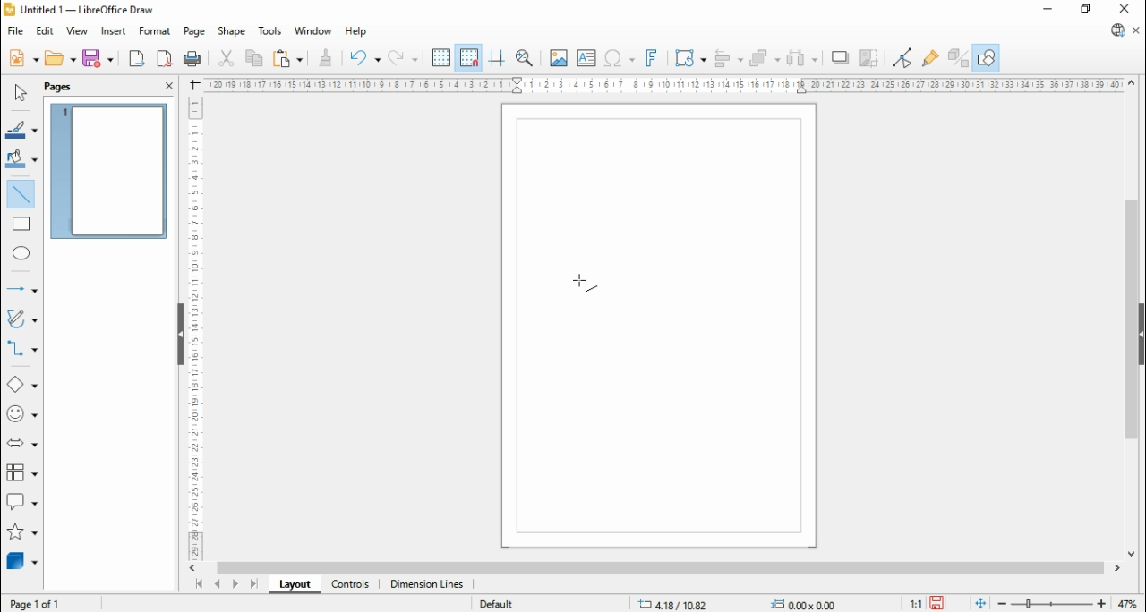 The image size is (1146, 612). Describe the element at coordinates (618, 58) in the screenshot. I see `insert special character` at that location.